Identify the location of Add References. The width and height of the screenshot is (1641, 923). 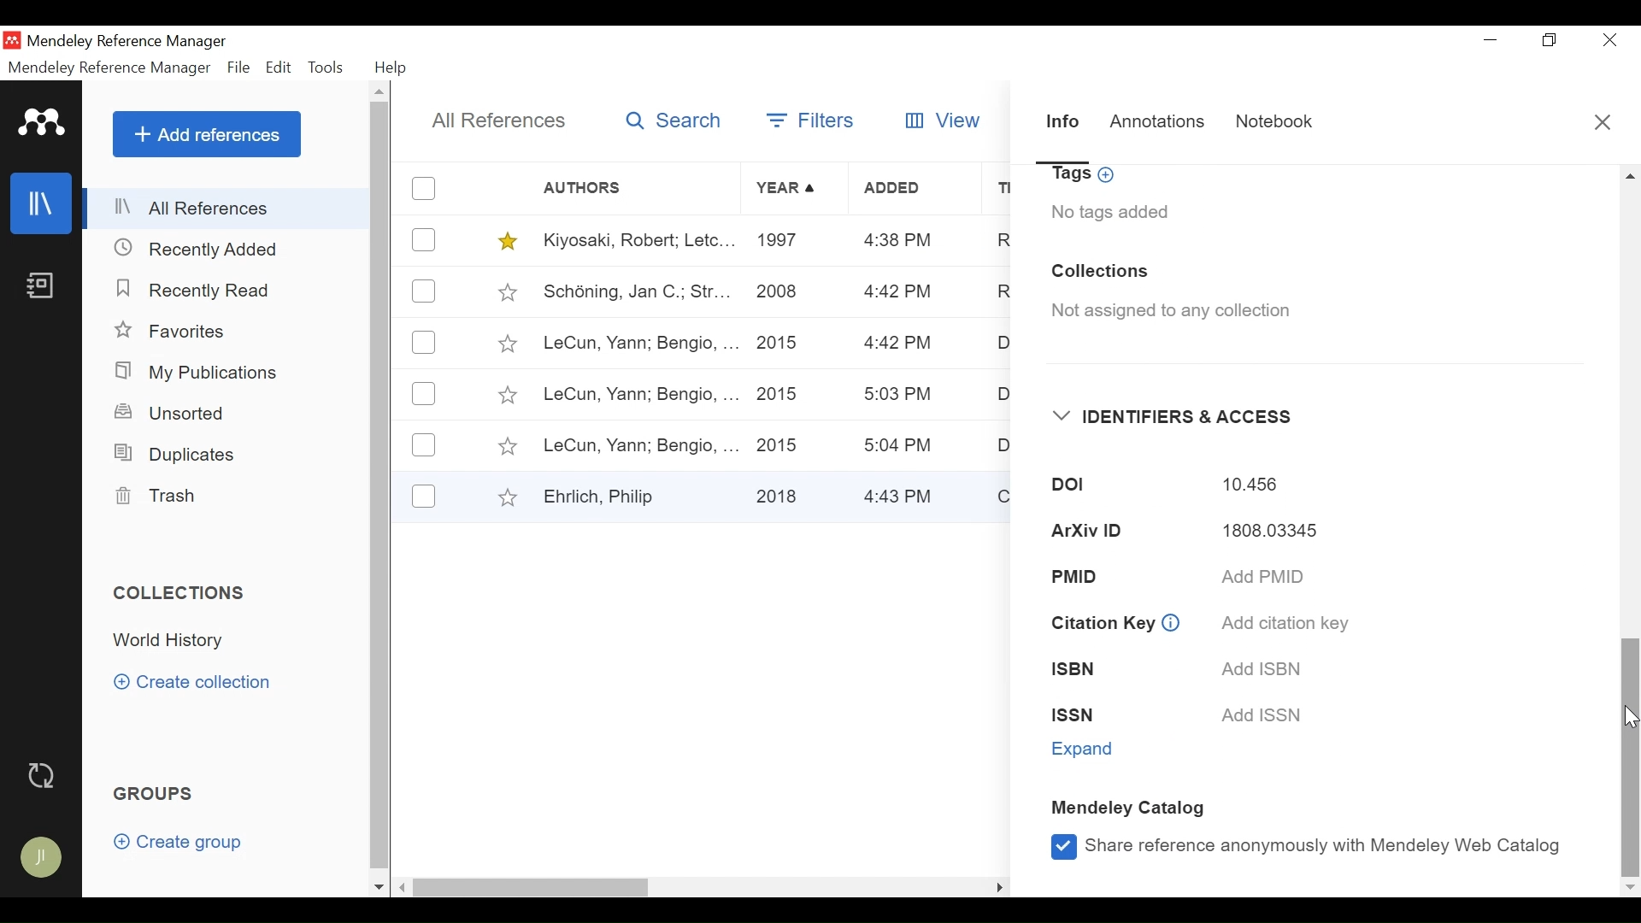
(206, 134).